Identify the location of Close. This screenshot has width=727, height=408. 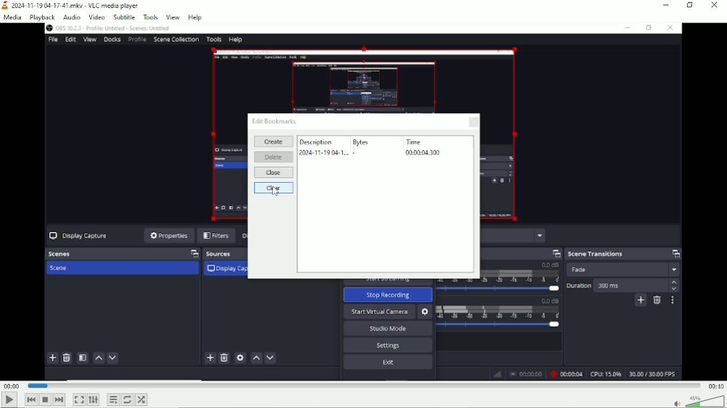
(472, 123).